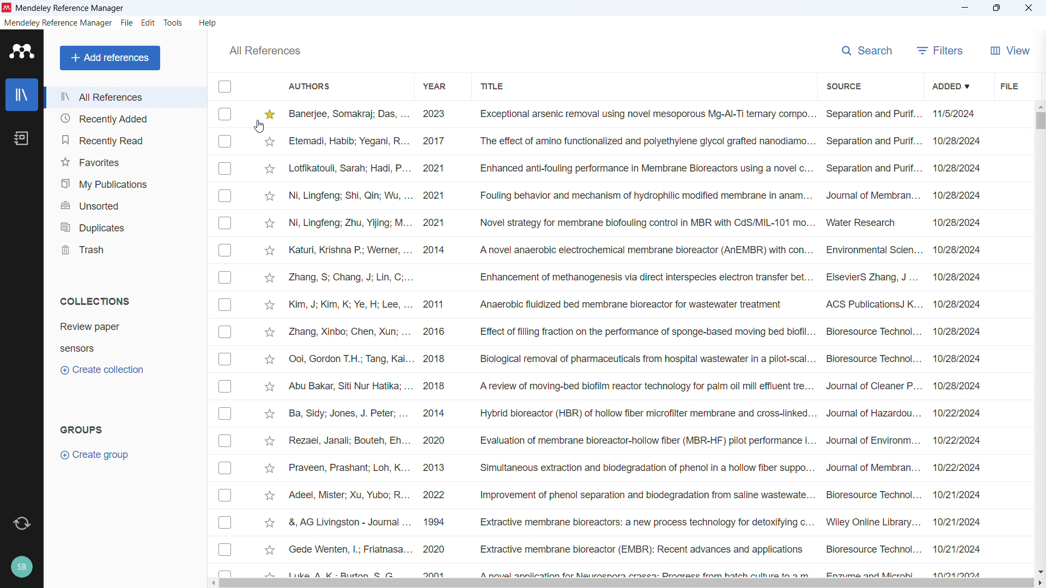 The image size is (1046, 588). I want to click on Vertical scroll bar , so click(1041, 121).